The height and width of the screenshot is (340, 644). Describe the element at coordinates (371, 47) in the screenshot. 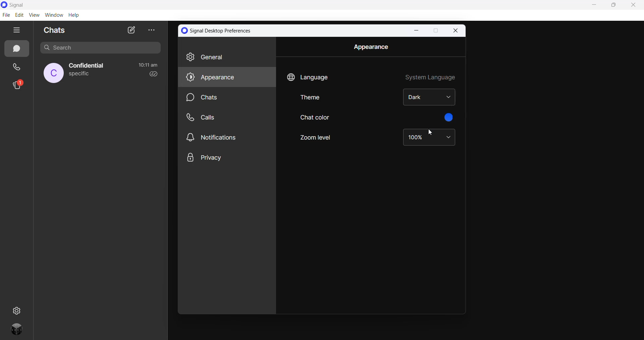

I see `appearance heading` at that location.